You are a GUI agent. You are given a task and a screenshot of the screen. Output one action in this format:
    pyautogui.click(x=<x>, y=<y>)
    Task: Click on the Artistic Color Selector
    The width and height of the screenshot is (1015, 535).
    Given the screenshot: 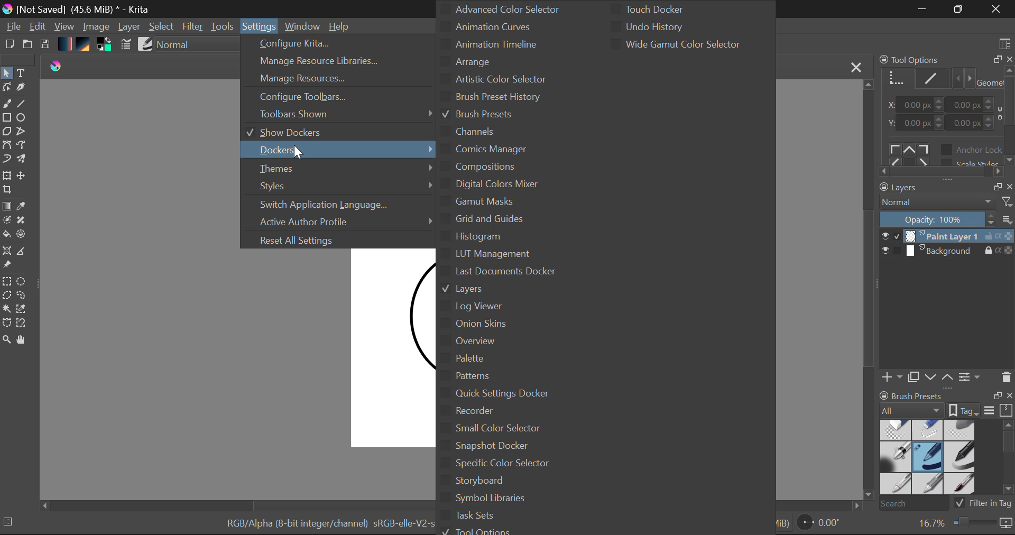 What is the action you would take?
    pyautogui.click(x=499, y=80)
    